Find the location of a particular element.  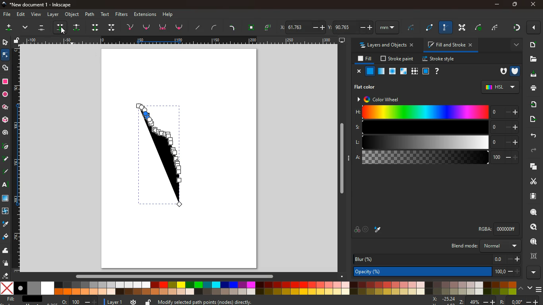

stroke paint is located at coordinates (398, 58).